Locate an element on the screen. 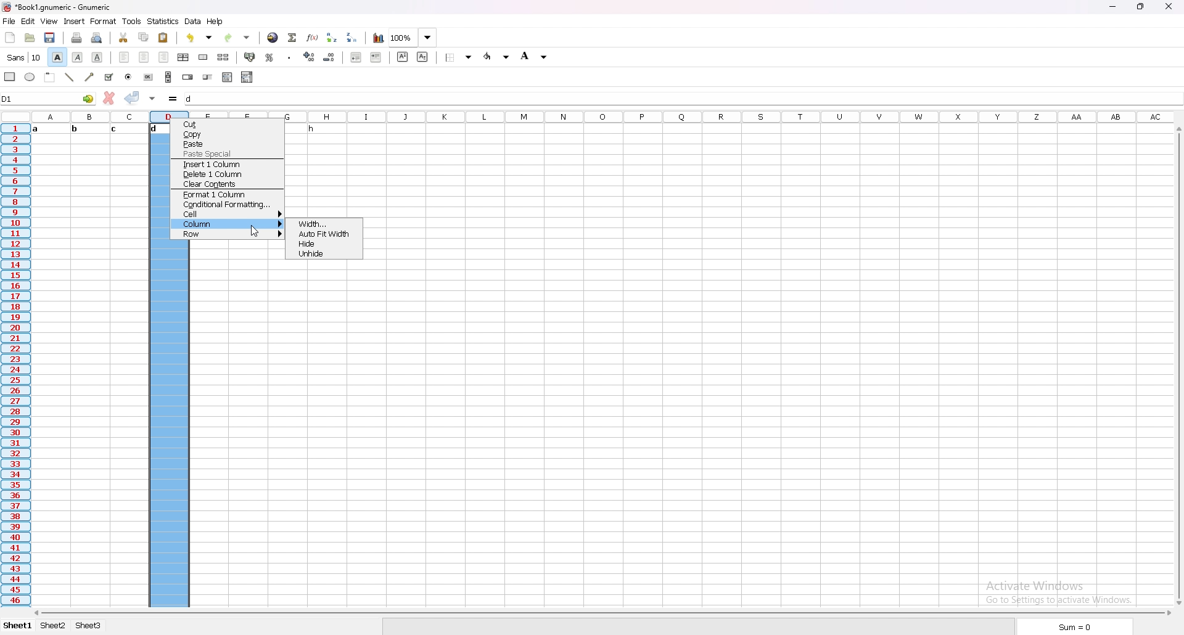  increase indent is located at coordinates (376, 57).